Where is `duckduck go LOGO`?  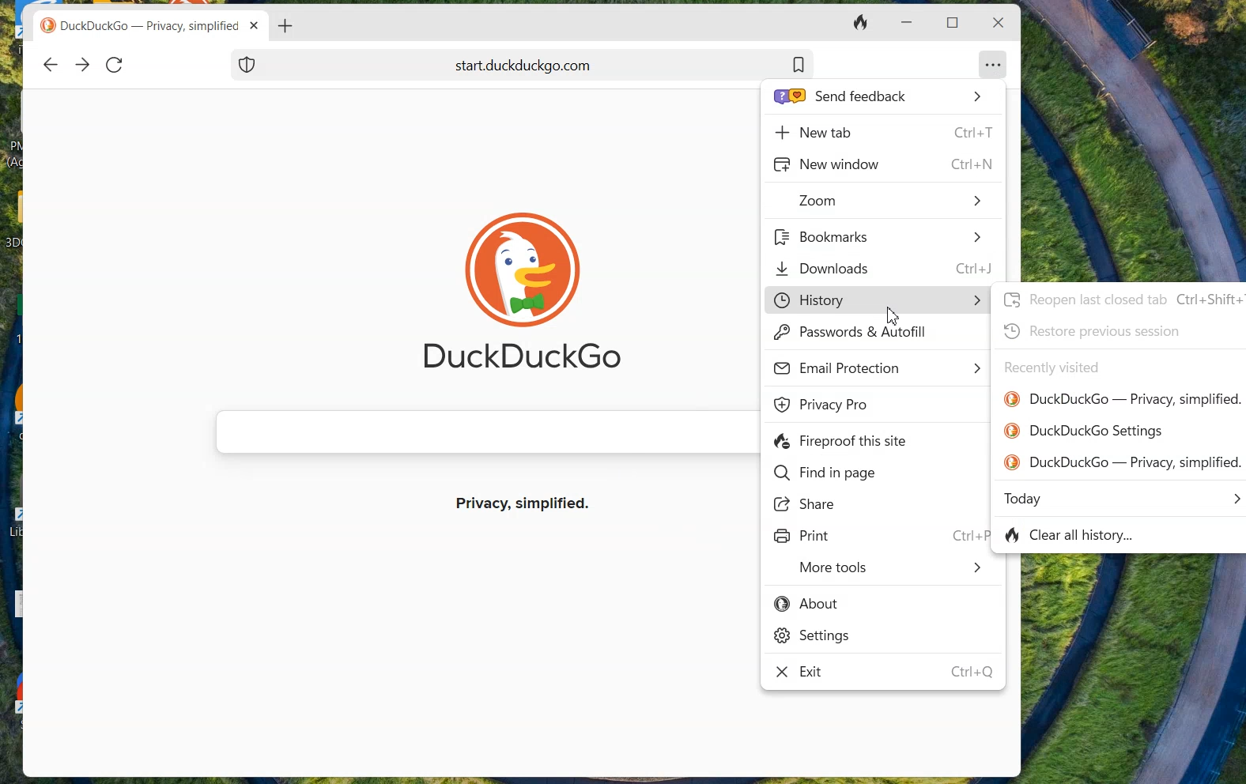
duckduck go LOGO is located at coordinates (520, 246).